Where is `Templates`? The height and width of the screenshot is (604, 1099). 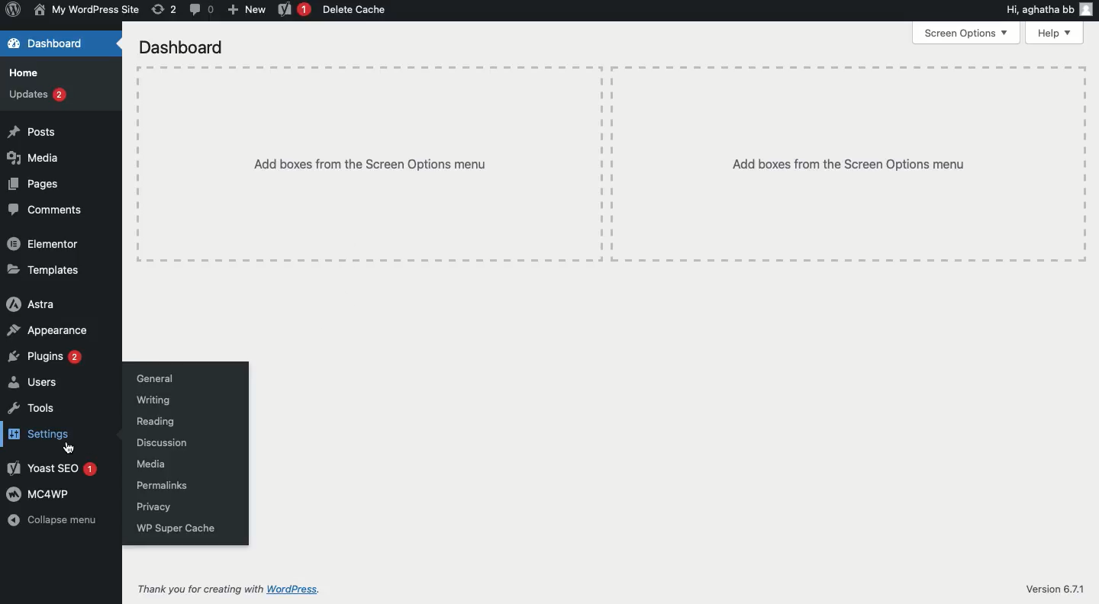 Templates is located at coordinates (44, 269).